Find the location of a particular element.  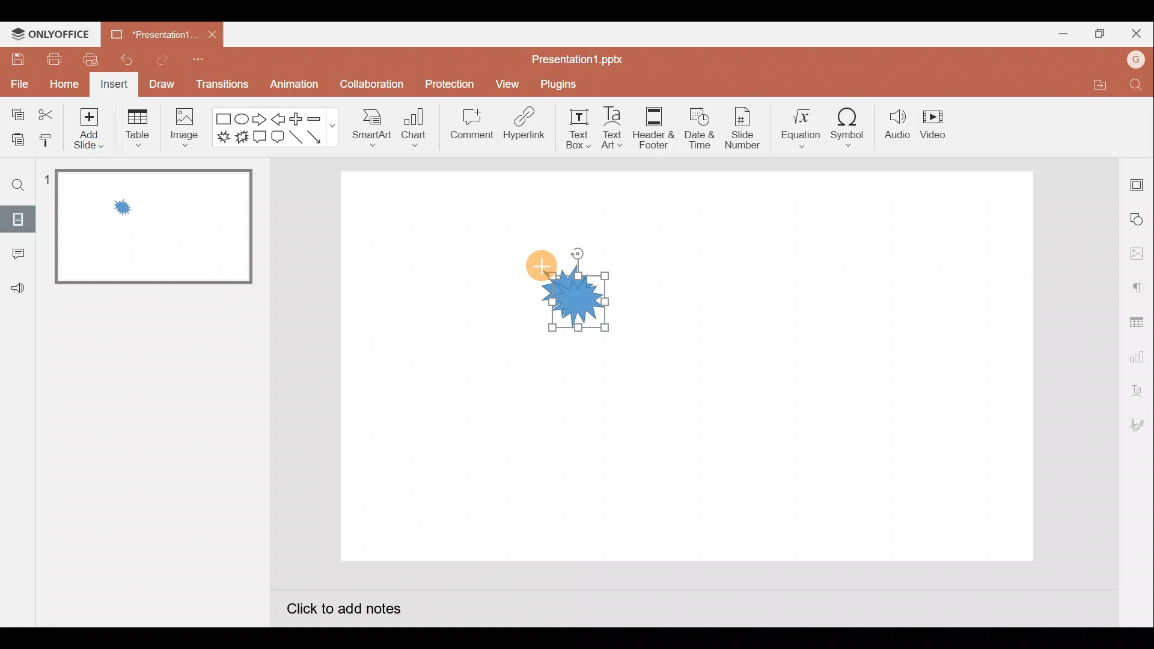

G is located at coordinates (1137, 58).